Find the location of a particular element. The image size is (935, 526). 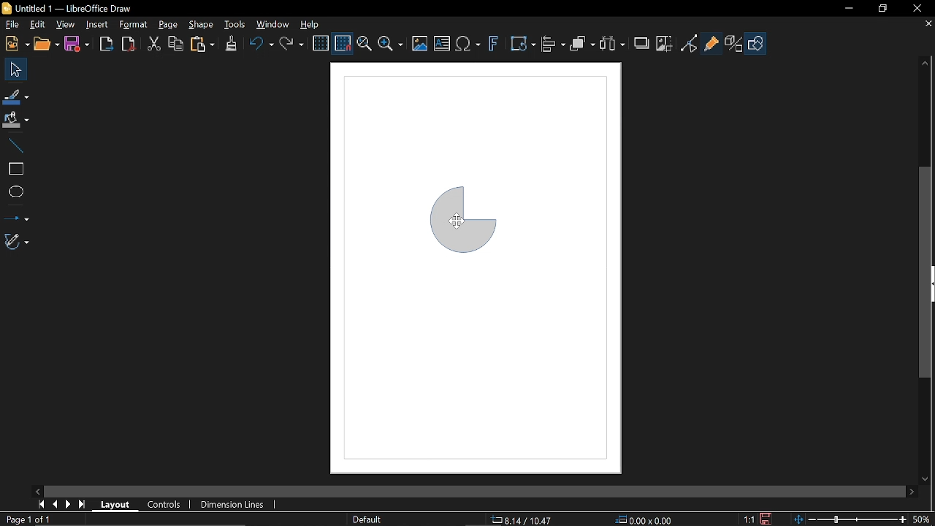

Fill color is located at coordinates (16, 121).